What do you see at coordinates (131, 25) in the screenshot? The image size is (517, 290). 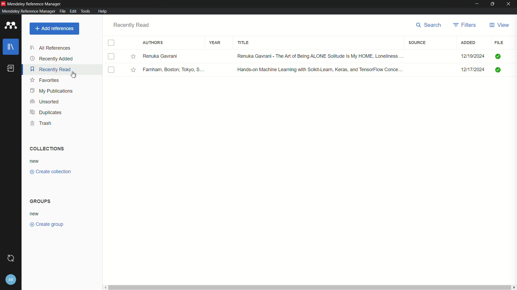 I see `recently read` at bounding box center [131, 25].